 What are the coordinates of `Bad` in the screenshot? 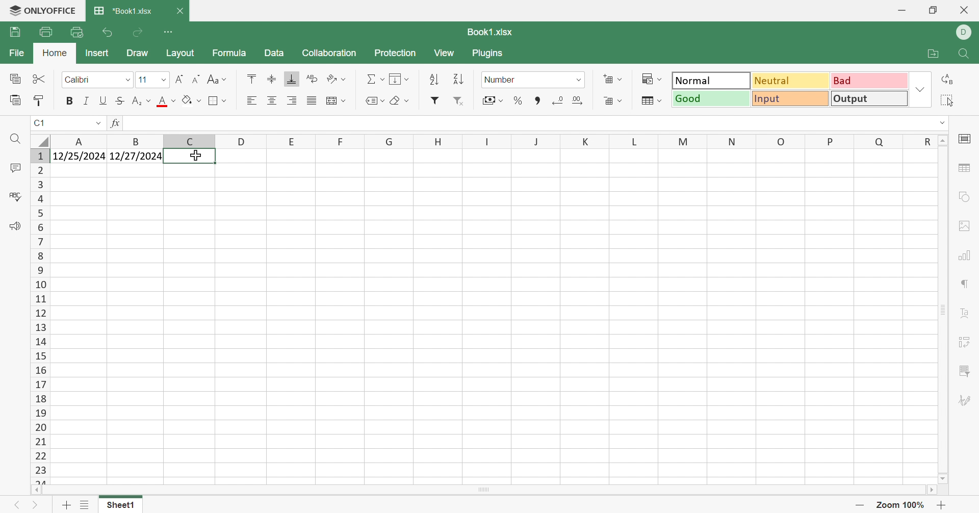 It's located at (870, 81).